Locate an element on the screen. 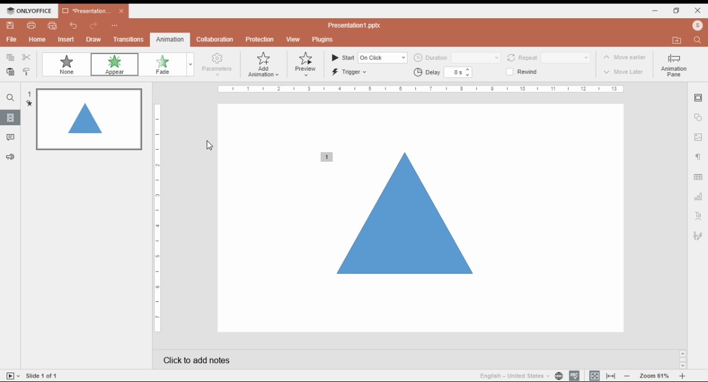  undo is located at coordinates (74, 25).